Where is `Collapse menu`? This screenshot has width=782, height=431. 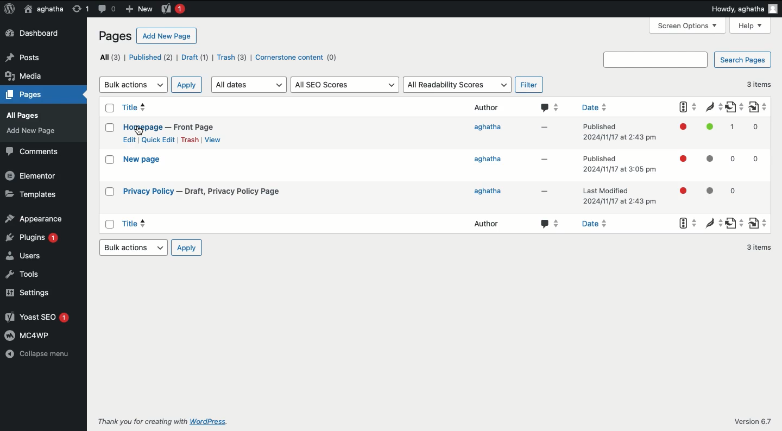
Collapse menu is located at coordinates (37, 354).